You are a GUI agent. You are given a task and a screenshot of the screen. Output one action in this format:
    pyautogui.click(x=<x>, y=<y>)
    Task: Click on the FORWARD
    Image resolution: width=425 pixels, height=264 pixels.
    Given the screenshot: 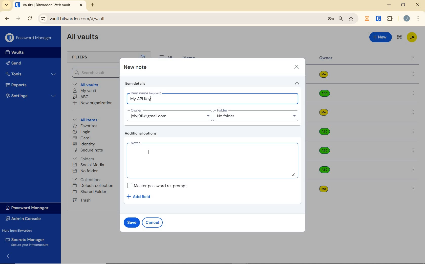 What is the action you would take?
    pyautogui.click(x=18, y=19)
    